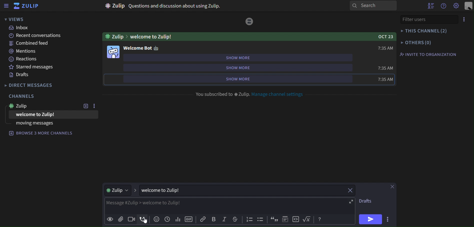 This screenshot has height=227, width=474. Describe the element at coordinates (222, 93) in the screenshot. I see `you subscribed to zulip` at that location.